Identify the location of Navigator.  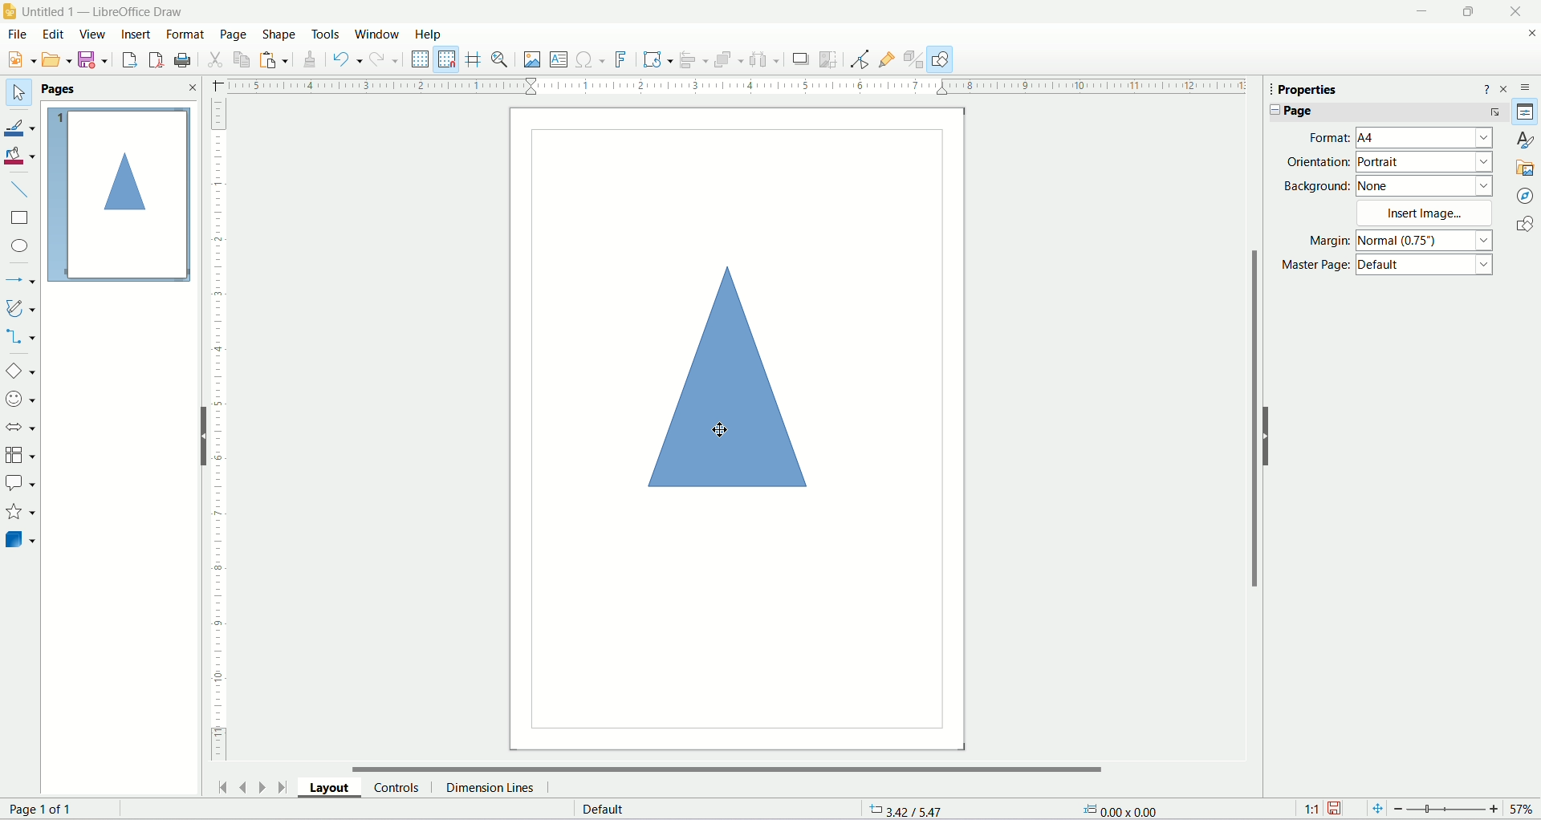
(1527, 194).